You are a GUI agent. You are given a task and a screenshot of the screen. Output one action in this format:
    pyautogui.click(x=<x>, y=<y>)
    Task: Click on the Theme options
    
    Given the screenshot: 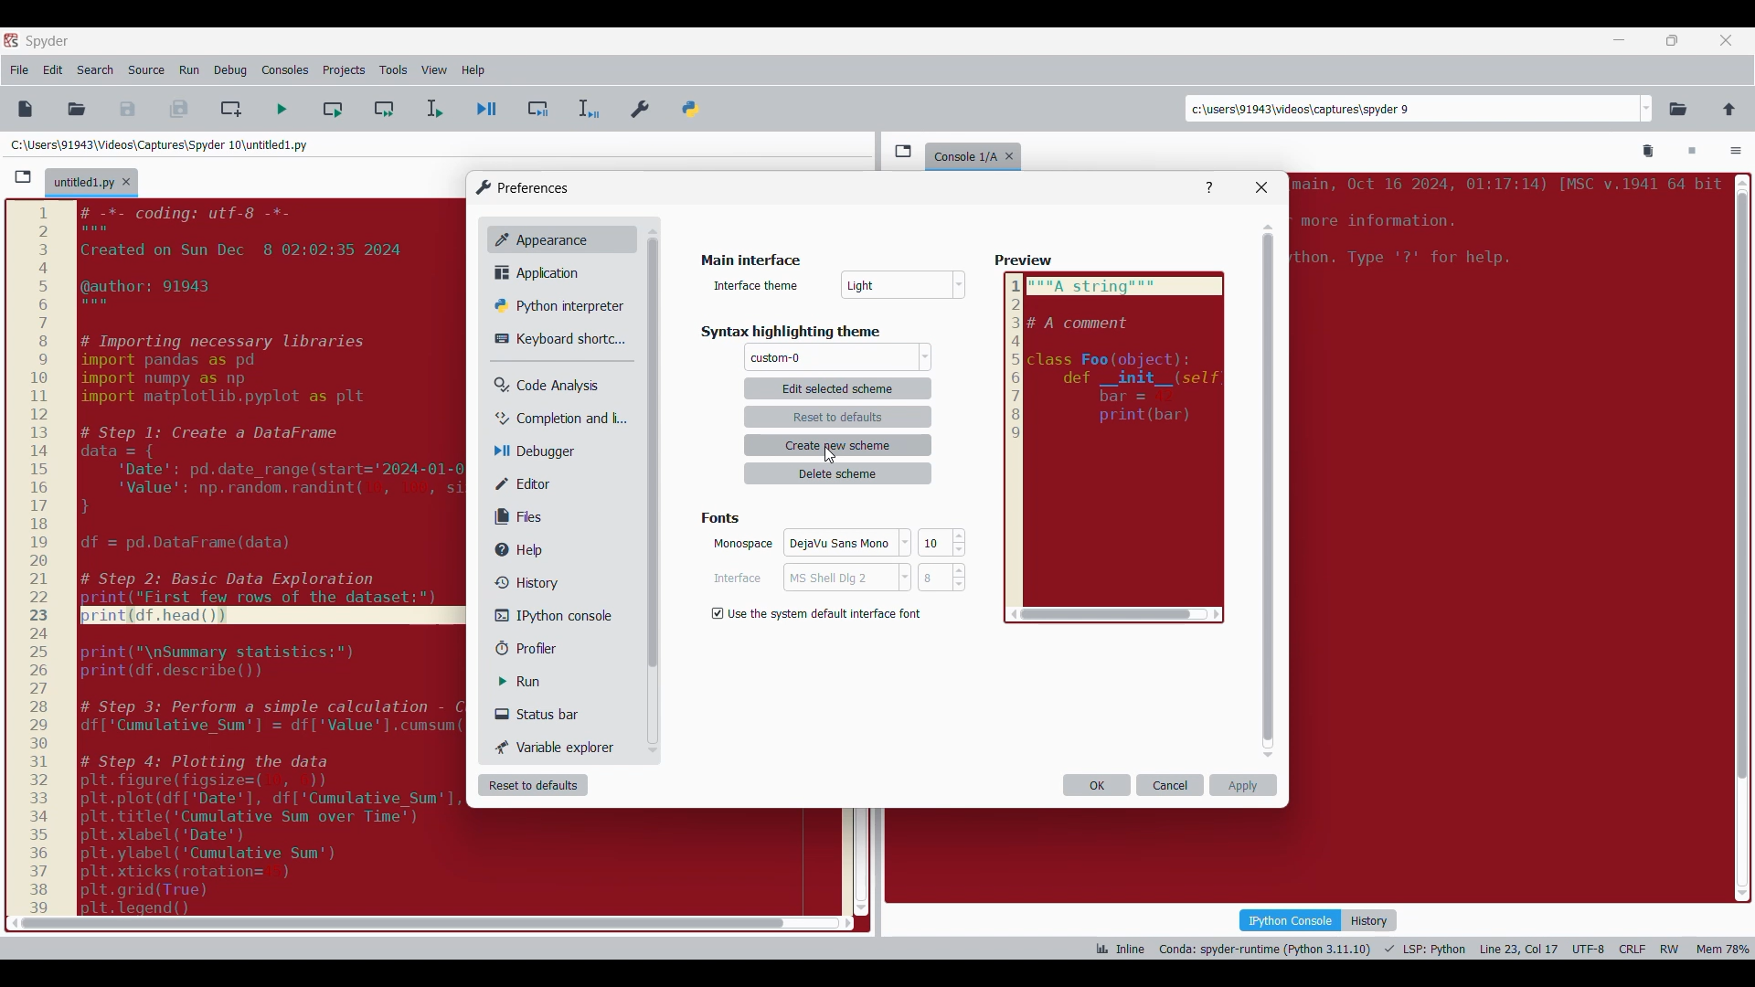 What is the action you would take?
    pyautogui.click(x=838, y=356)
    